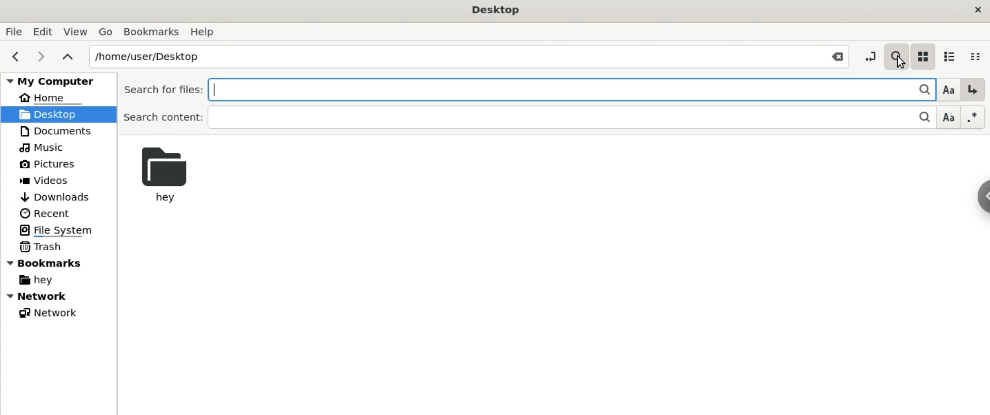 The width and height of the screenshot is (990, 415). Describe the element at coordinates (57, 197) in the screenshot. I see `Downloads` at that location.